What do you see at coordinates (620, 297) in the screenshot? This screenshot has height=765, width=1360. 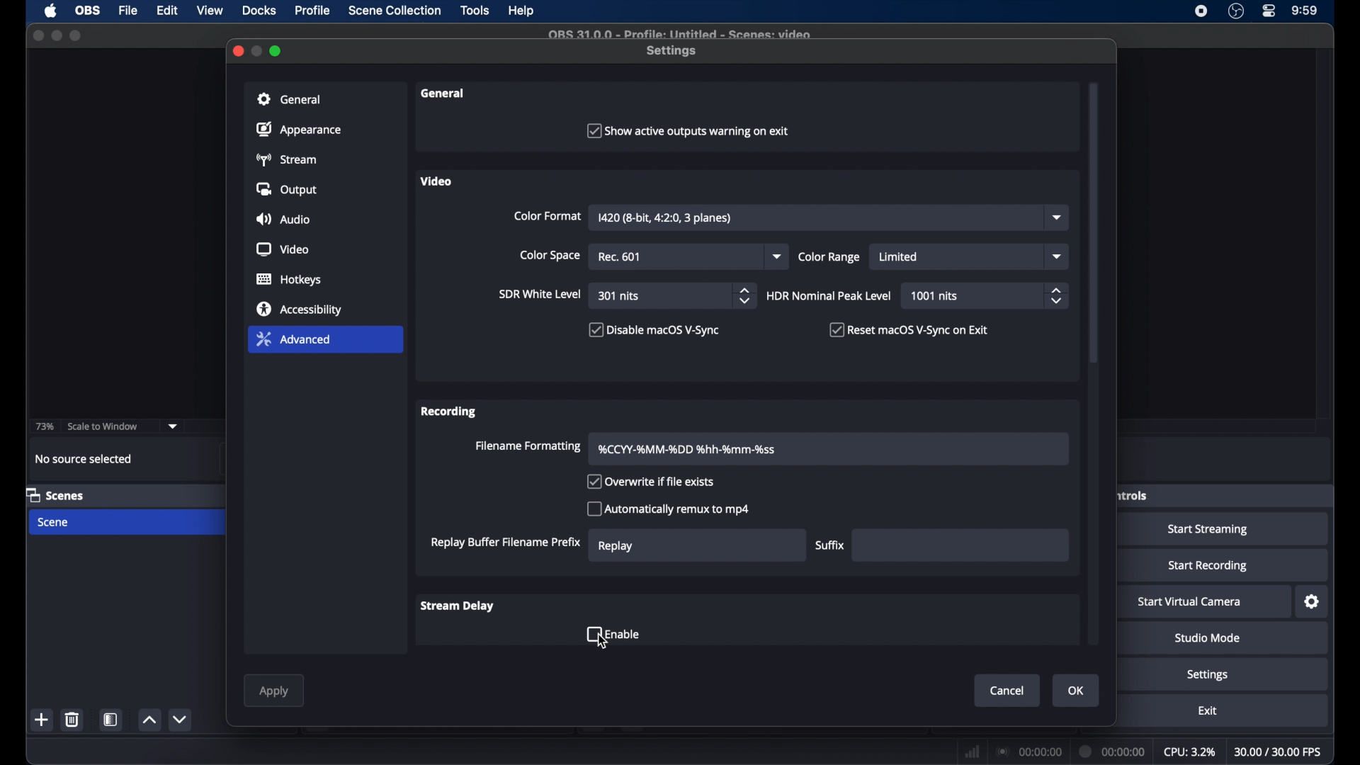 I see `301 nits` at bounding box center [620, 297].